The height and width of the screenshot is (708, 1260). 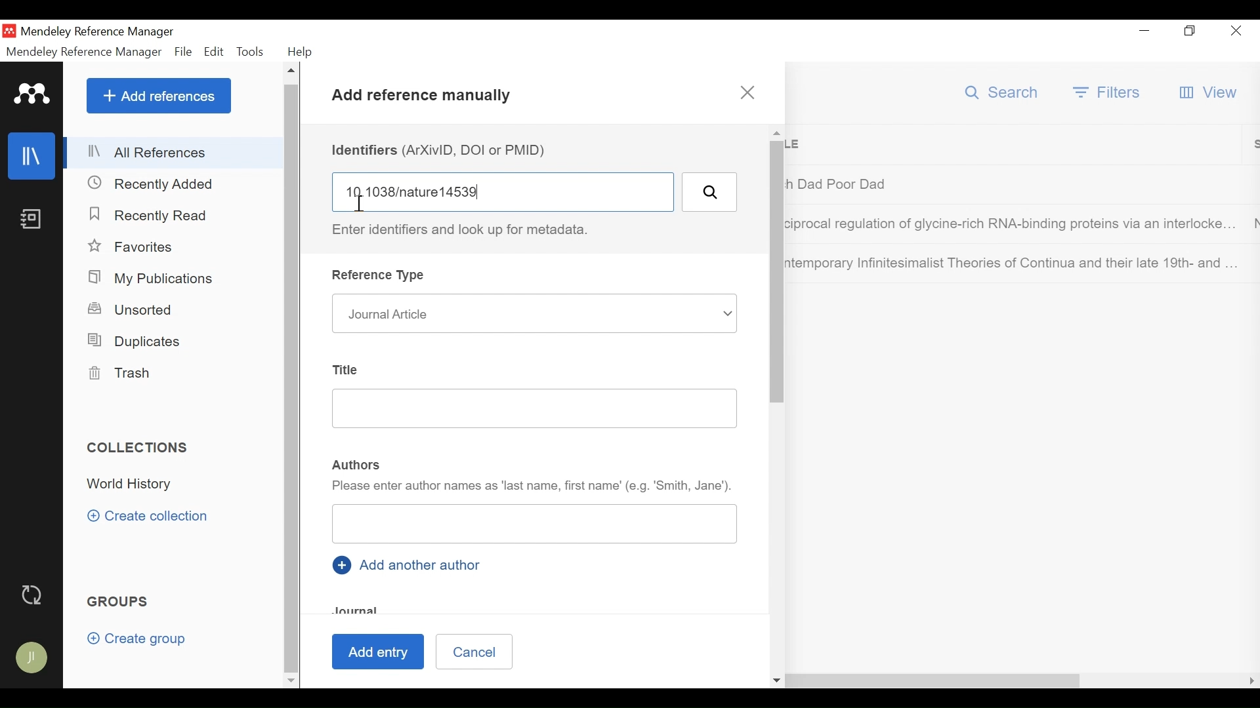 What do you see at coordinates (136, 342) in the screenshot?
I see `Duplicates` at bounding box center [136, 342].